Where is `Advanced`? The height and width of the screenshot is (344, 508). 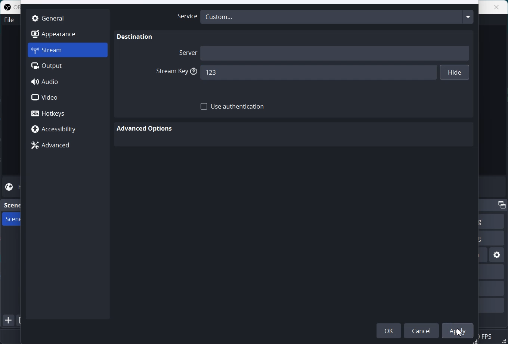 Advanced is located at coordinates (67, 146).